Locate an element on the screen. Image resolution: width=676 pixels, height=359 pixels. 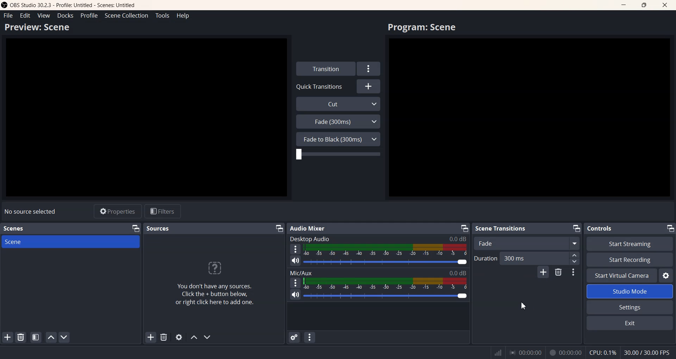
Volume adjuster is located at coordinates (387, 262).